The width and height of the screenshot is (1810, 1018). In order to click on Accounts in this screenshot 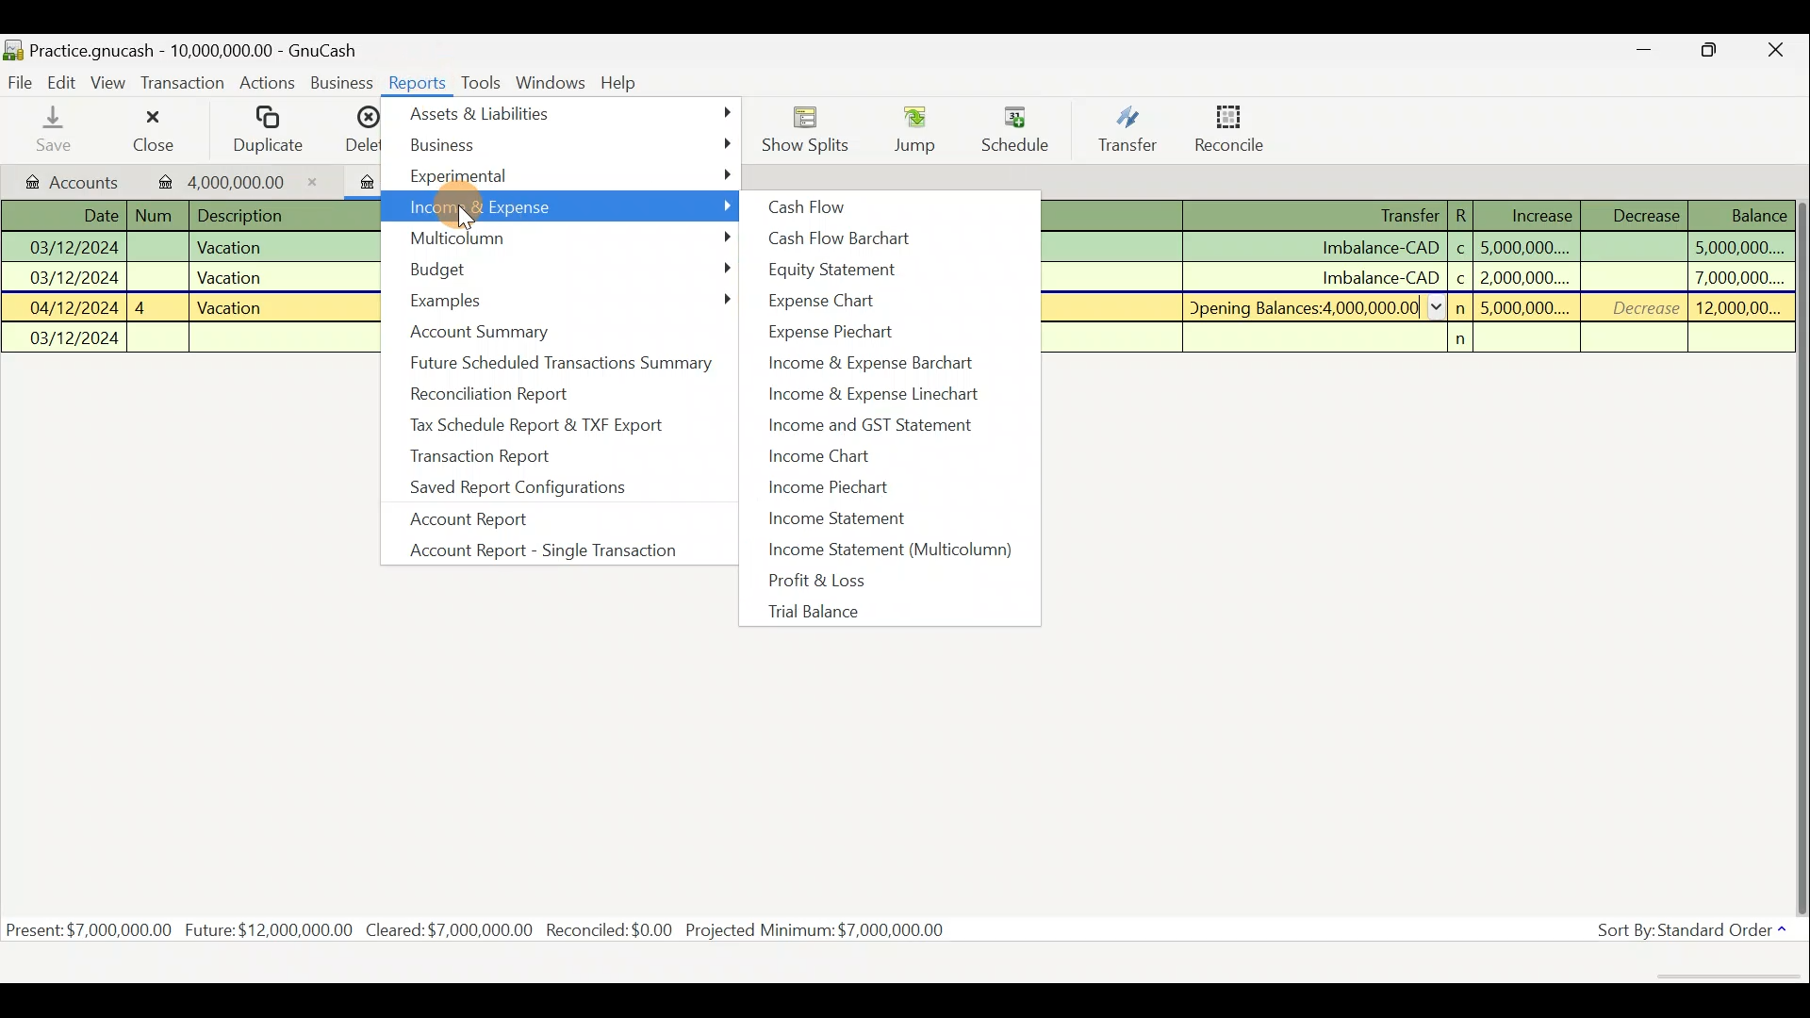, I will do `click(73, 183)`.